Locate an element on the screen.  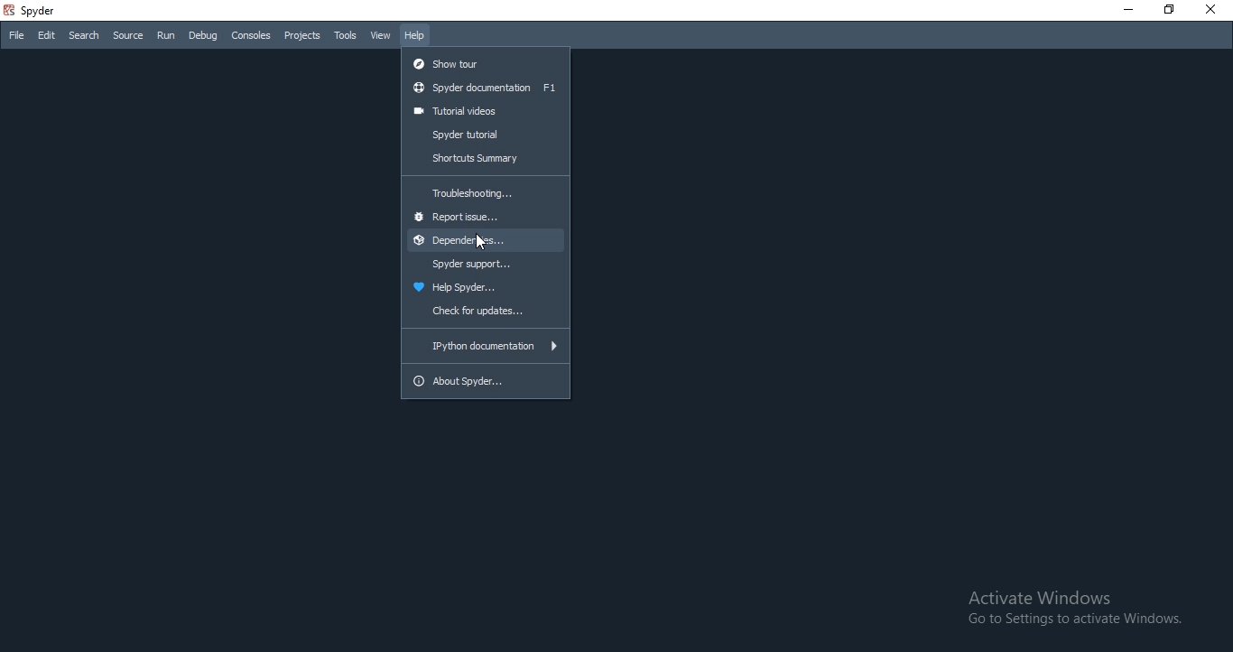
Restore is located at coordinates (1171, 11).